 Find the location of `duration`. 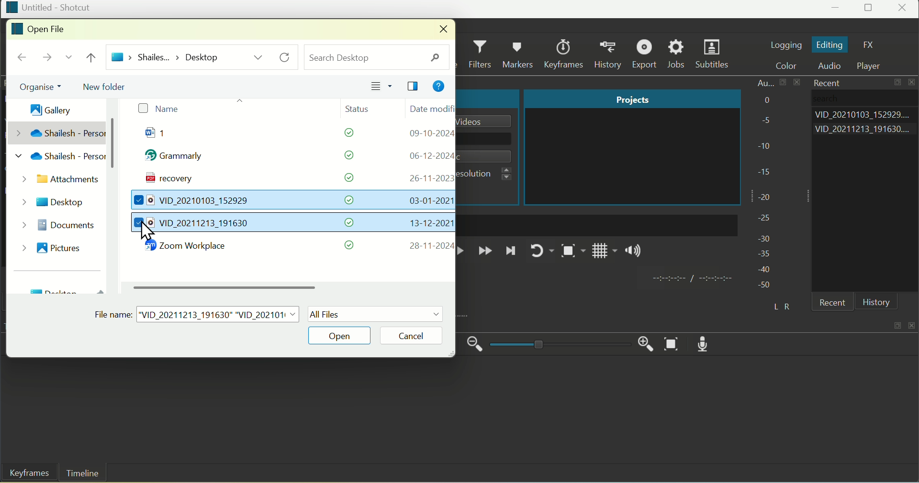

duration is located at coordinates (690, 279).